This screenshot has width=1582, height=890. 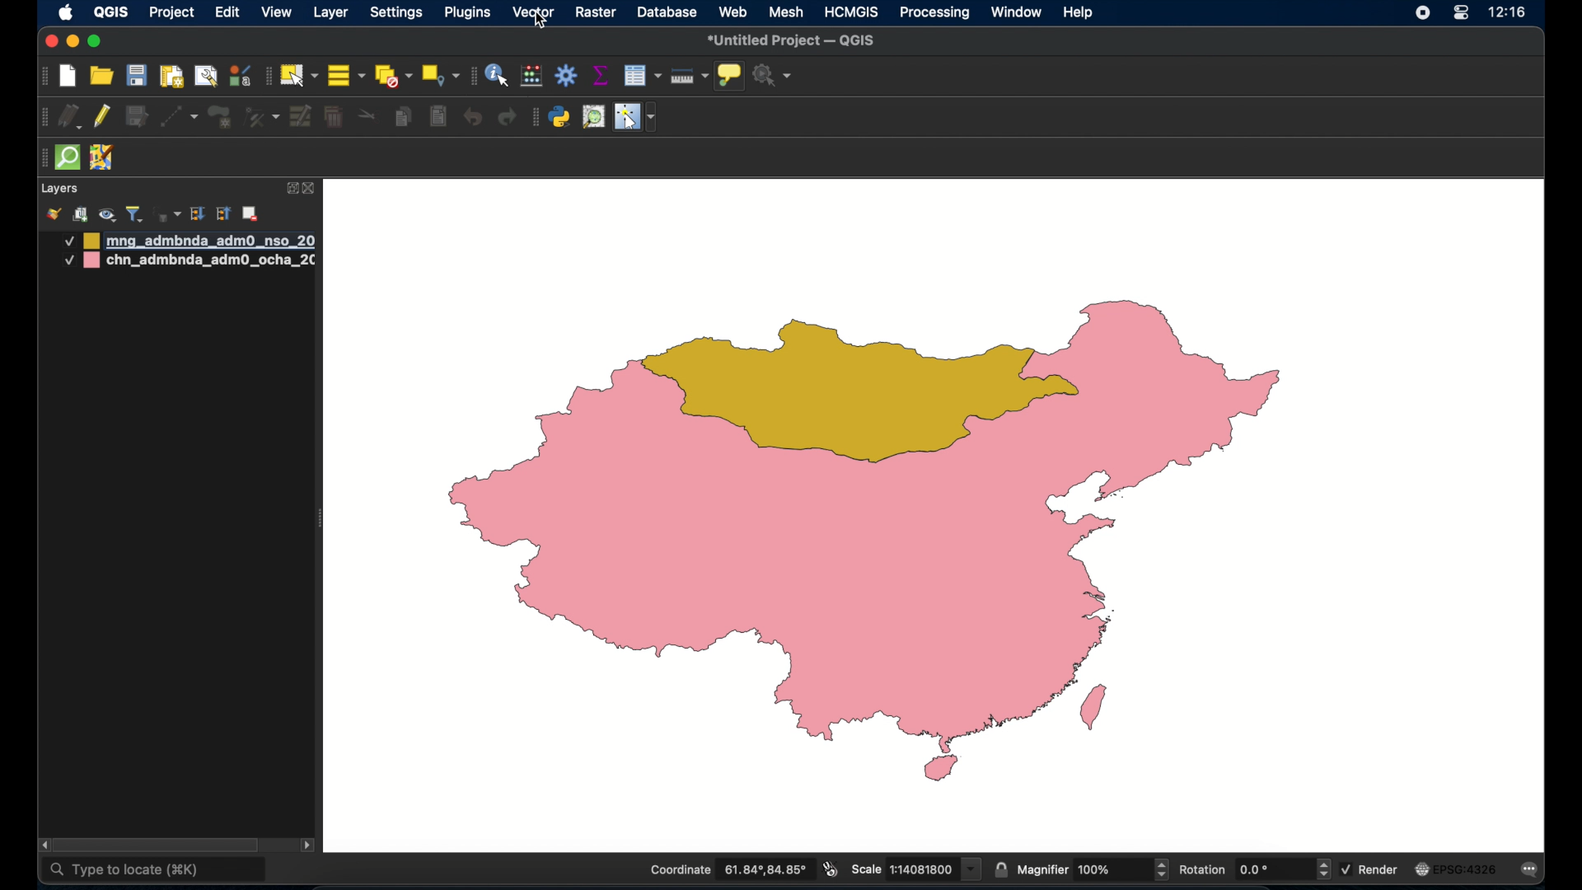 What do you see at coordinates (935, 14) in the screenshot?
I see `processing` at bounding box center [935, 14].